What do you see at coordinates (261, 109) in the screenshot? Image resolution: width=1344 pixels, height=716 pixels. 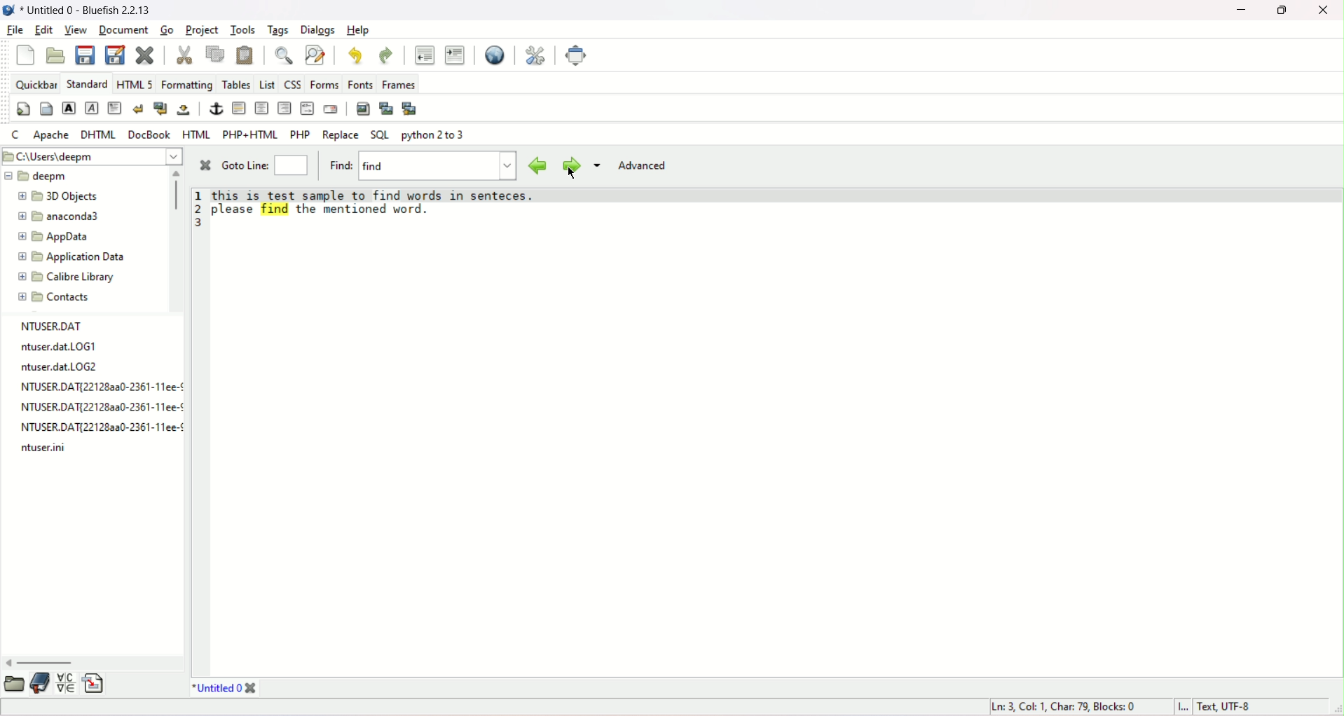 I see `center` at bounding box center [261, 109].